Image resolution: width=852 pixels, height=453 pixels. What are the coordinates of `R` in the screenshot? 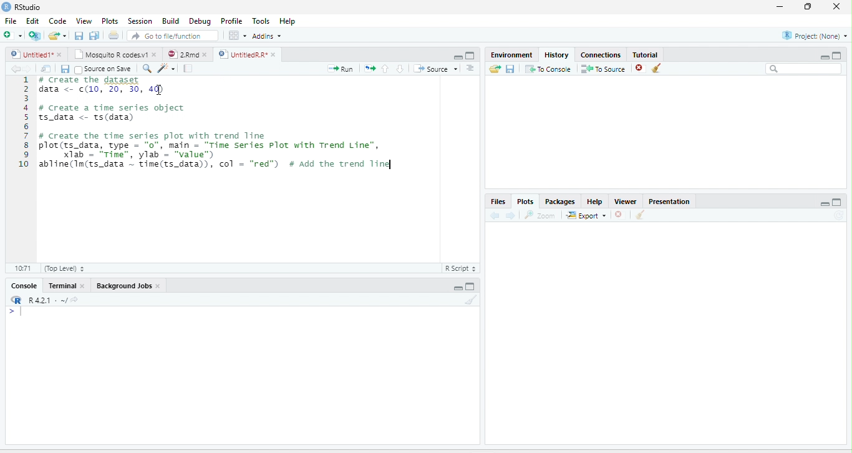 It's located at (17, 300).